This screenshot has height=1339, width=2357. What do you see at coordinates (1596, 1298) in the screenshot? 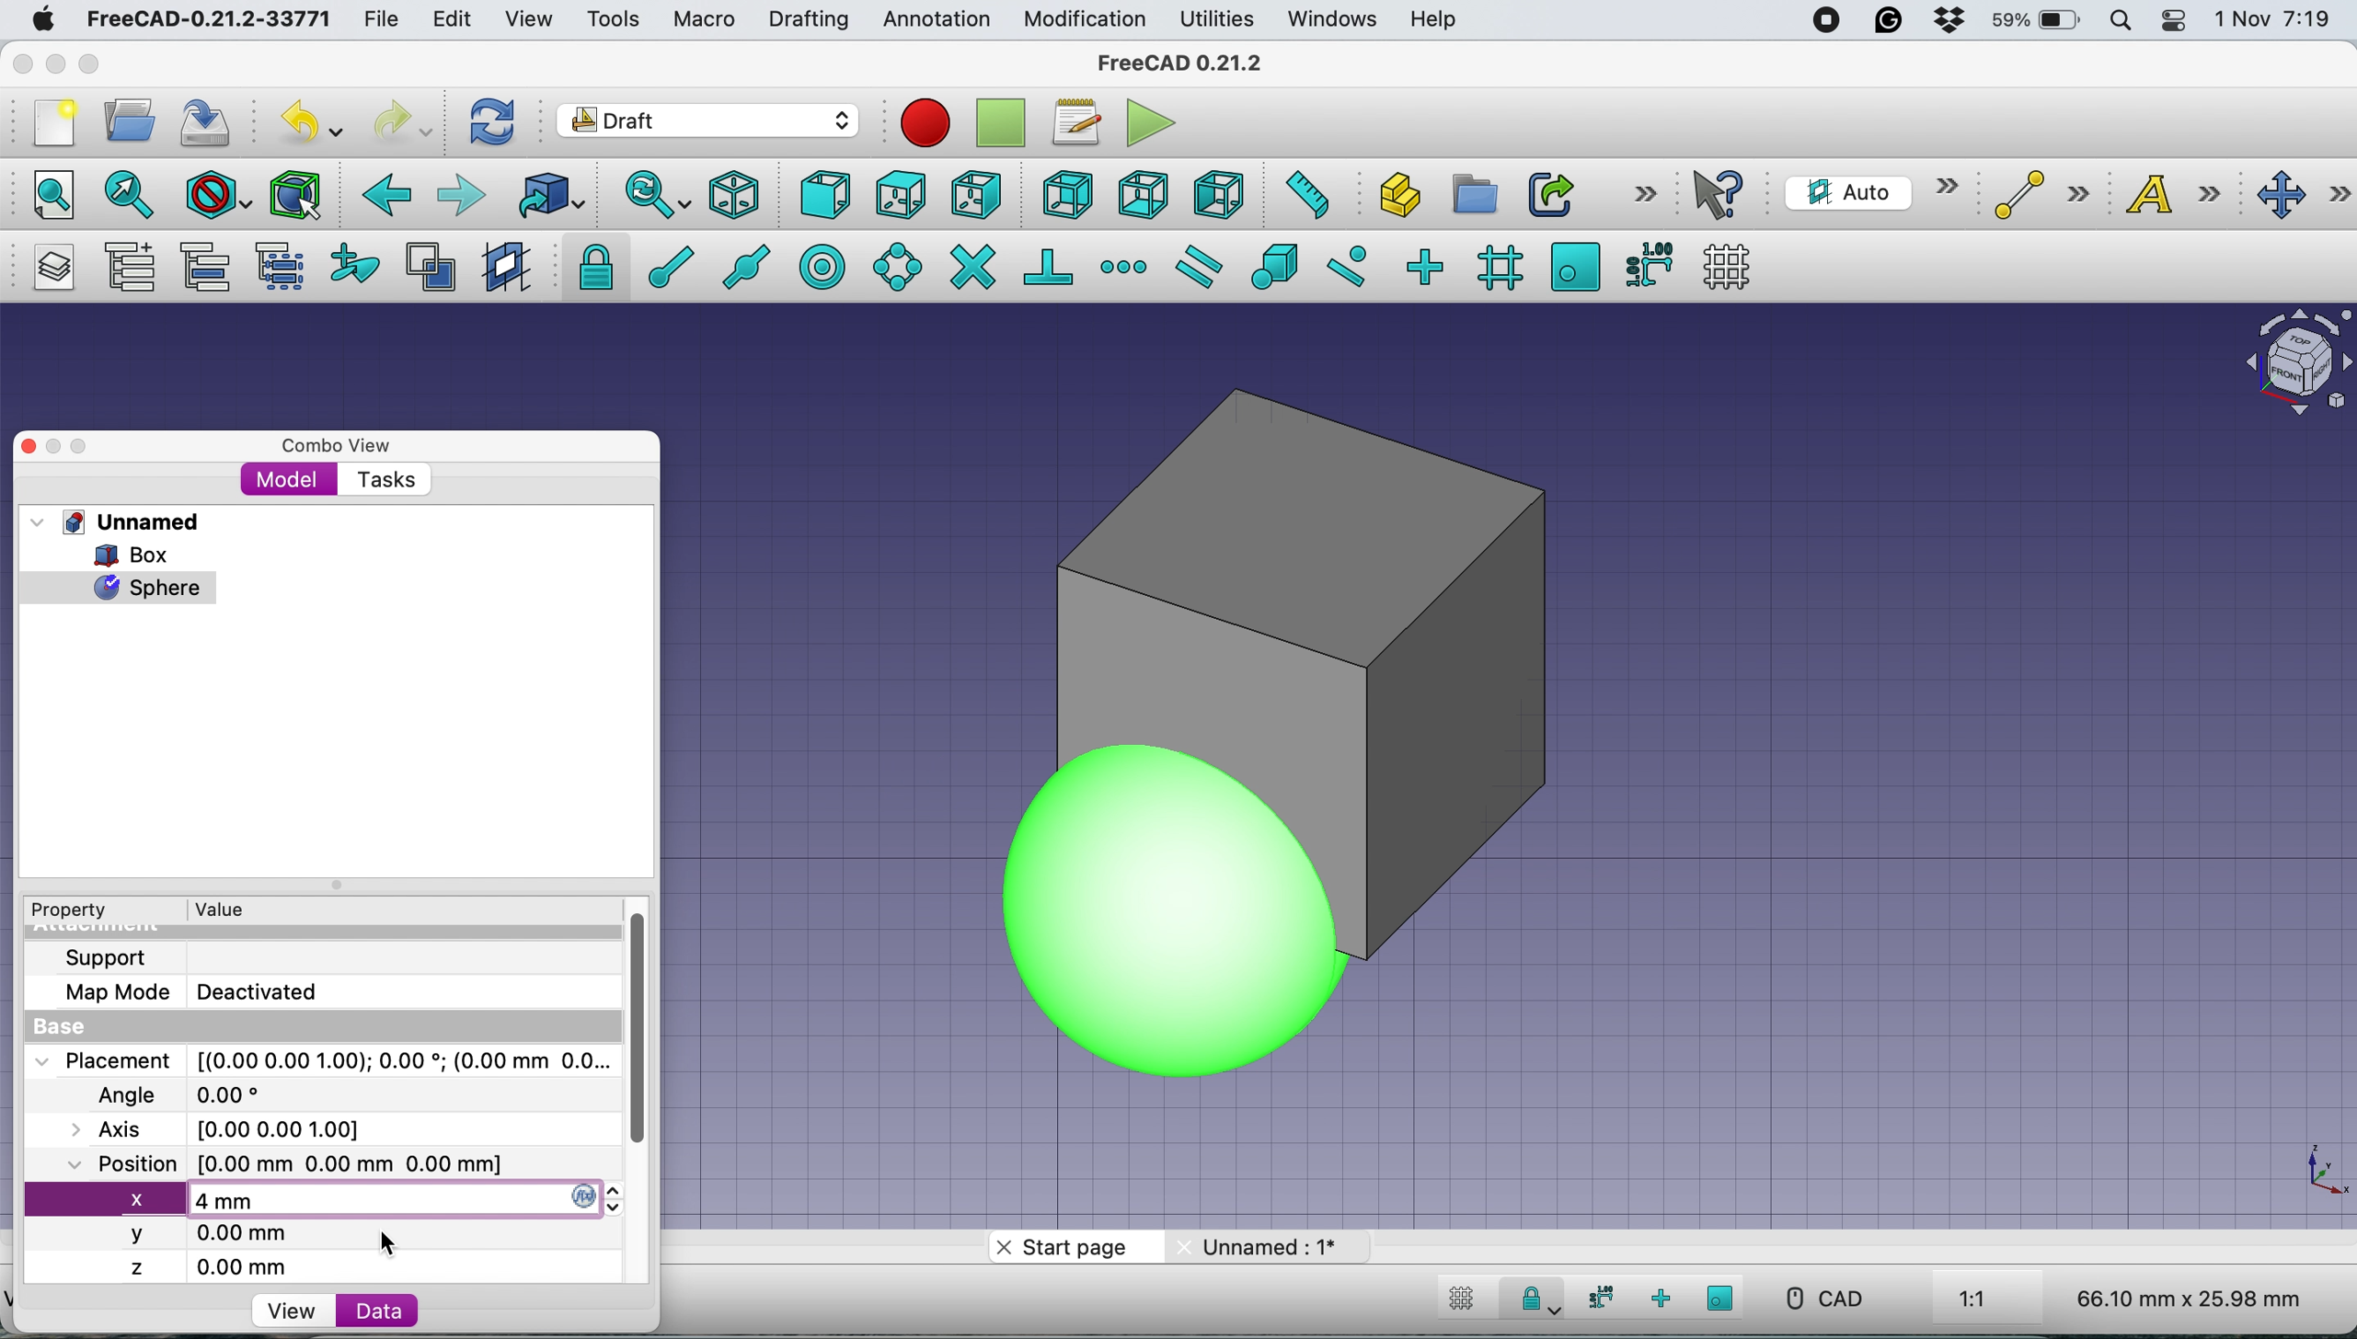
I see `snap dimensions` at bounding box center [1596, 1298].